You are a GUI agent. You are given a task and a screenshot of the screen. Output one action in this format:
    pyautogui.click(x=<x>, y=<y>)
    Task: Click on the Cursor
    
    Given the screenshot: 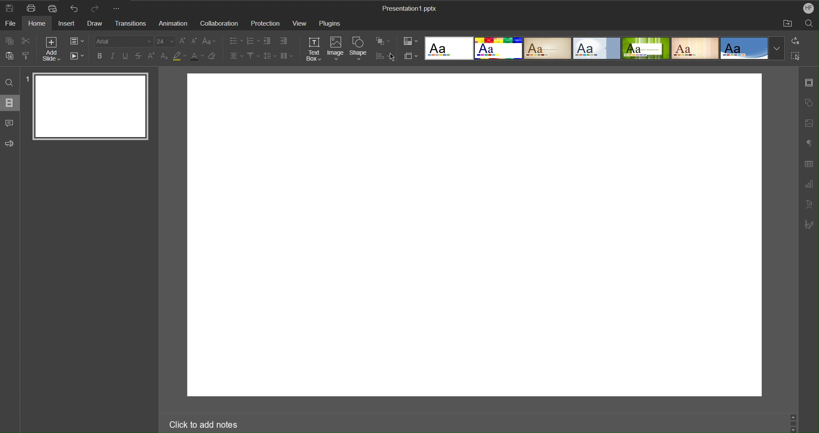 What is the action you would take?
    pyautogui.click(x=394, y=56)
    